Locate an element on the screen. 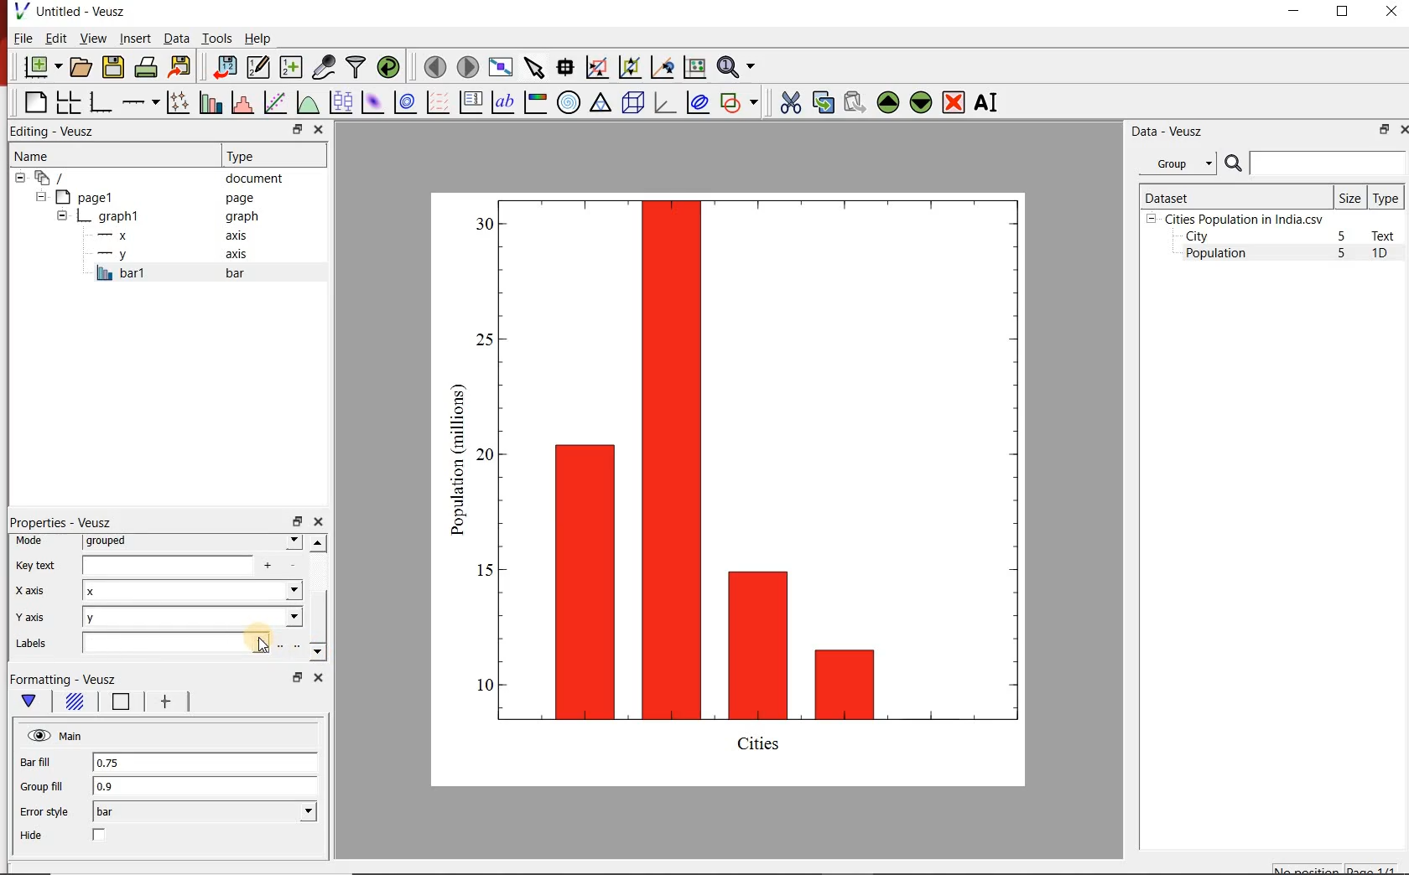 This screenshot has height=875, width=1409. y axis is located at coordinates (175, 255).